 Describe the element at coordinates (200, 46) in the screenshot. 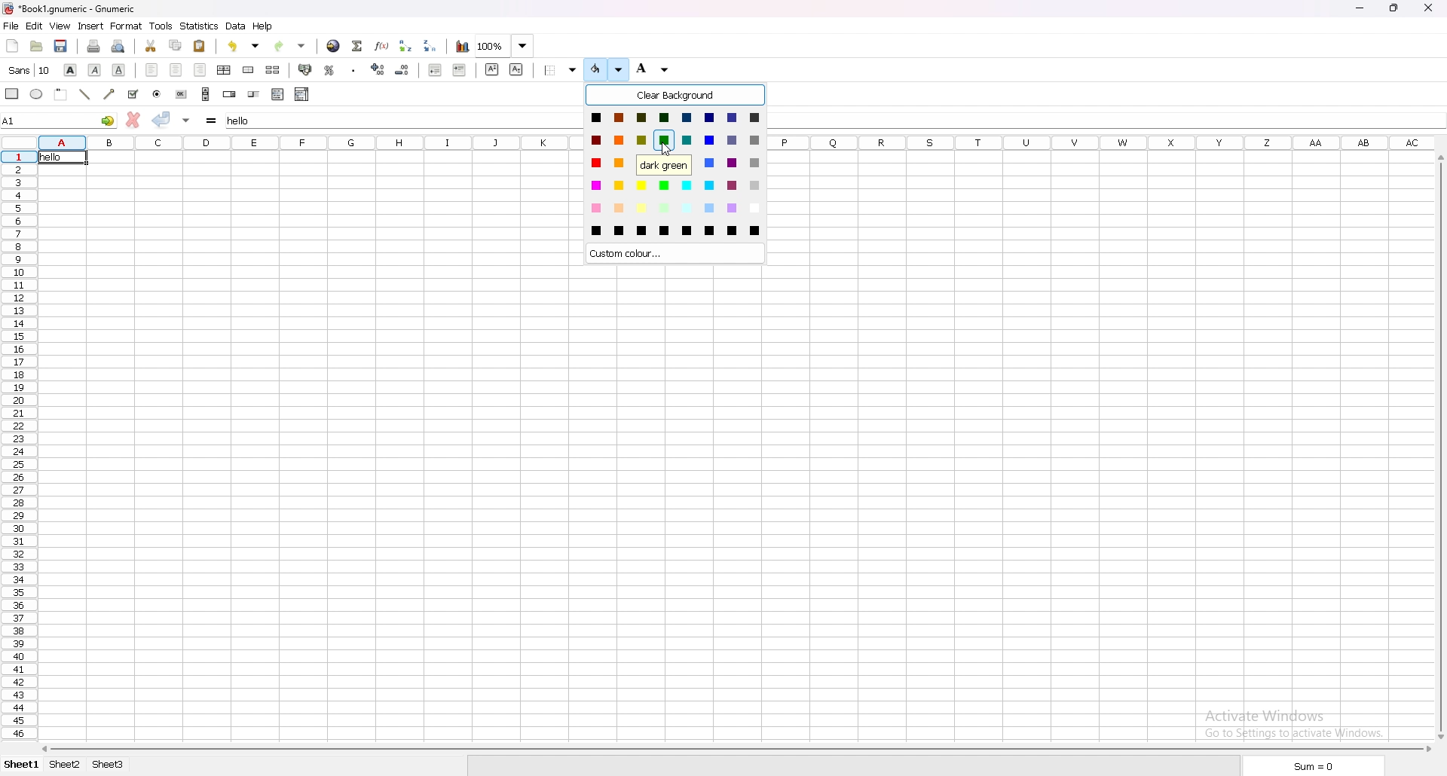

I see `paste` at that location.